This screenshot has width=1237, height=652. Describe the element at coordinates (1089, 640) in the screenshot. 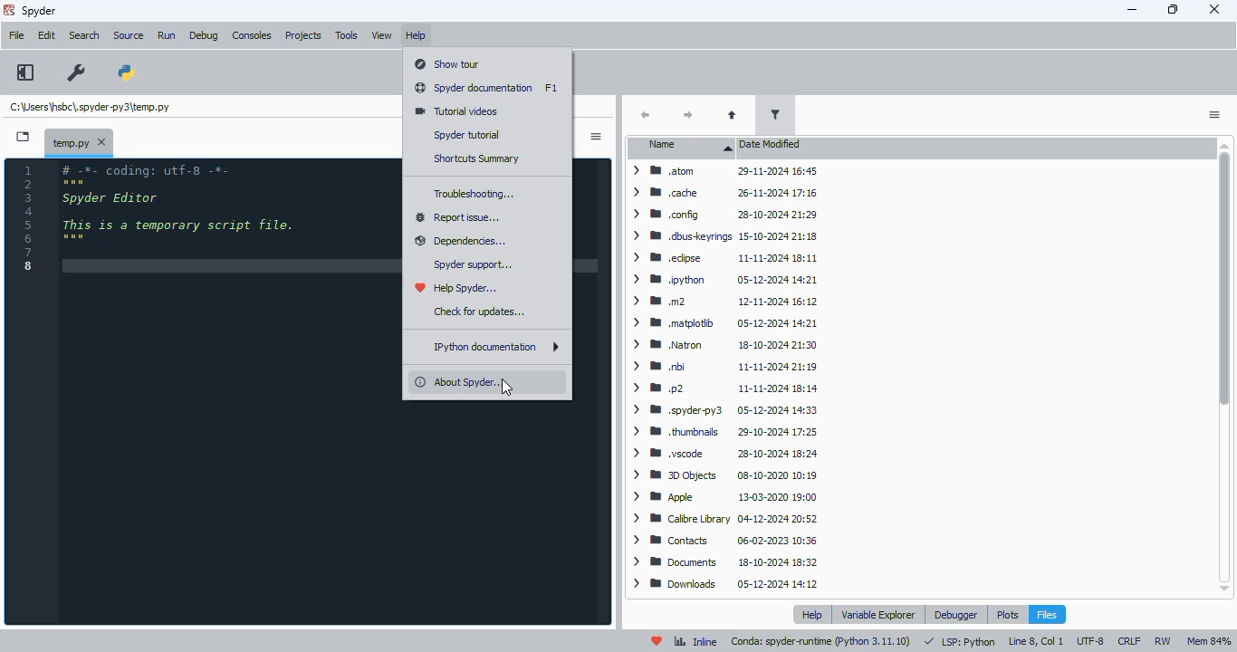

I see `UTF-8` at that location.